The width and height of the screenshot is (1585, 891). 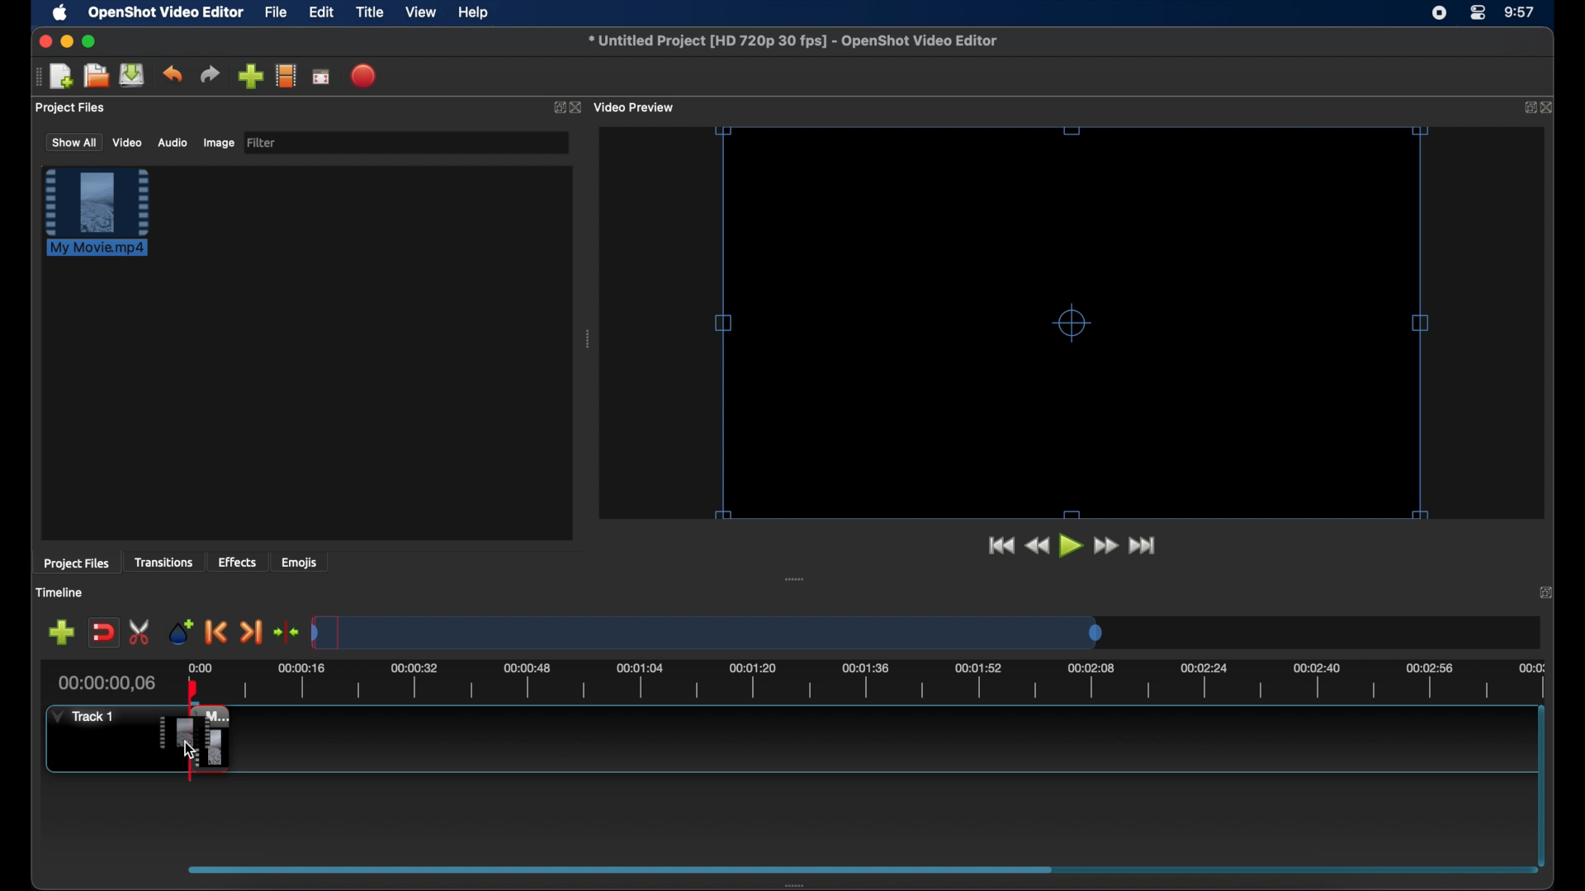 What do you see at coordinates (1549, 592) in the screenshot?
I see `expand` at bounding box center [1549, 592].